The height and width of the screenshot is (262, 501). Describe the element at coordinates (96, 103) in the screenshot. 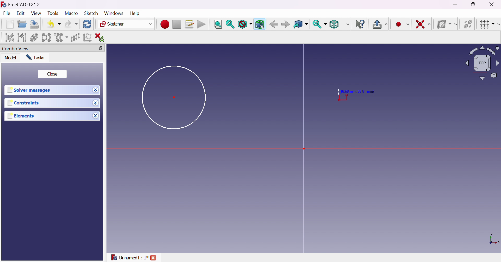

I see `Drop` at that location.